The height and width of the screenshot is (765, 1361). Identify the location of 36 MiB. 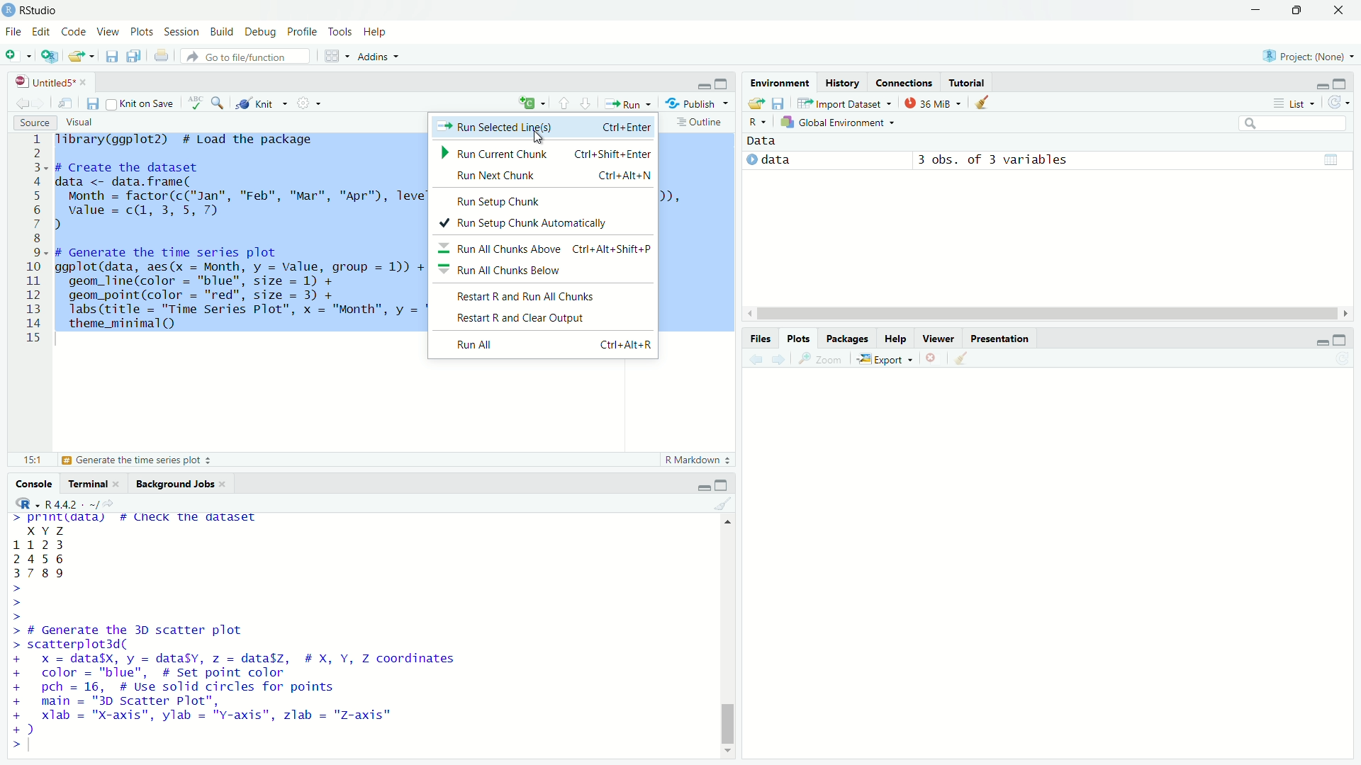
(931, 103).